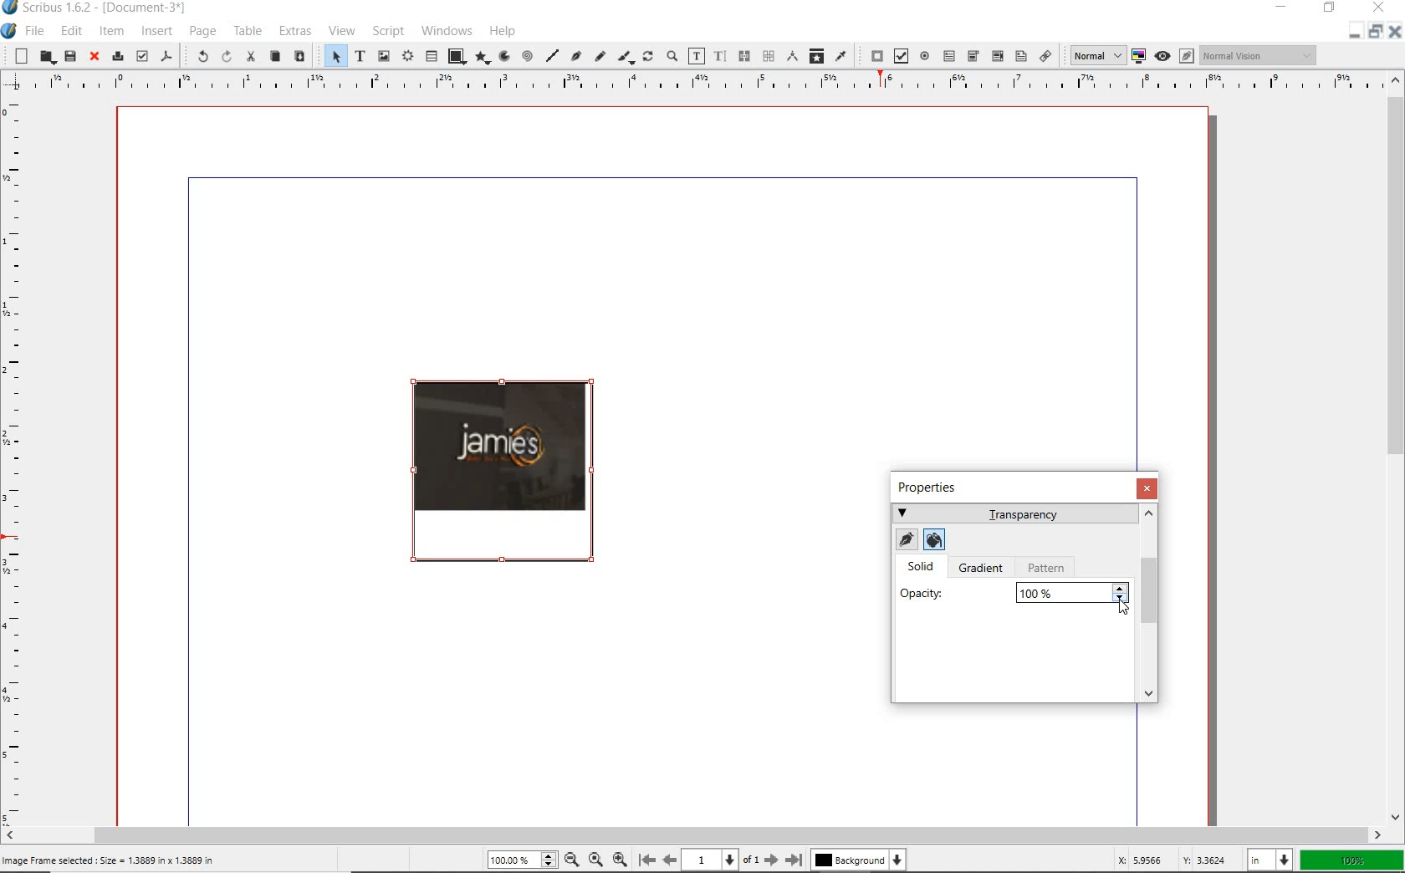 Image resolution: width=1405 pixels, height=873 pixels. I want to click on PROPERTIES, so click(933, 488).